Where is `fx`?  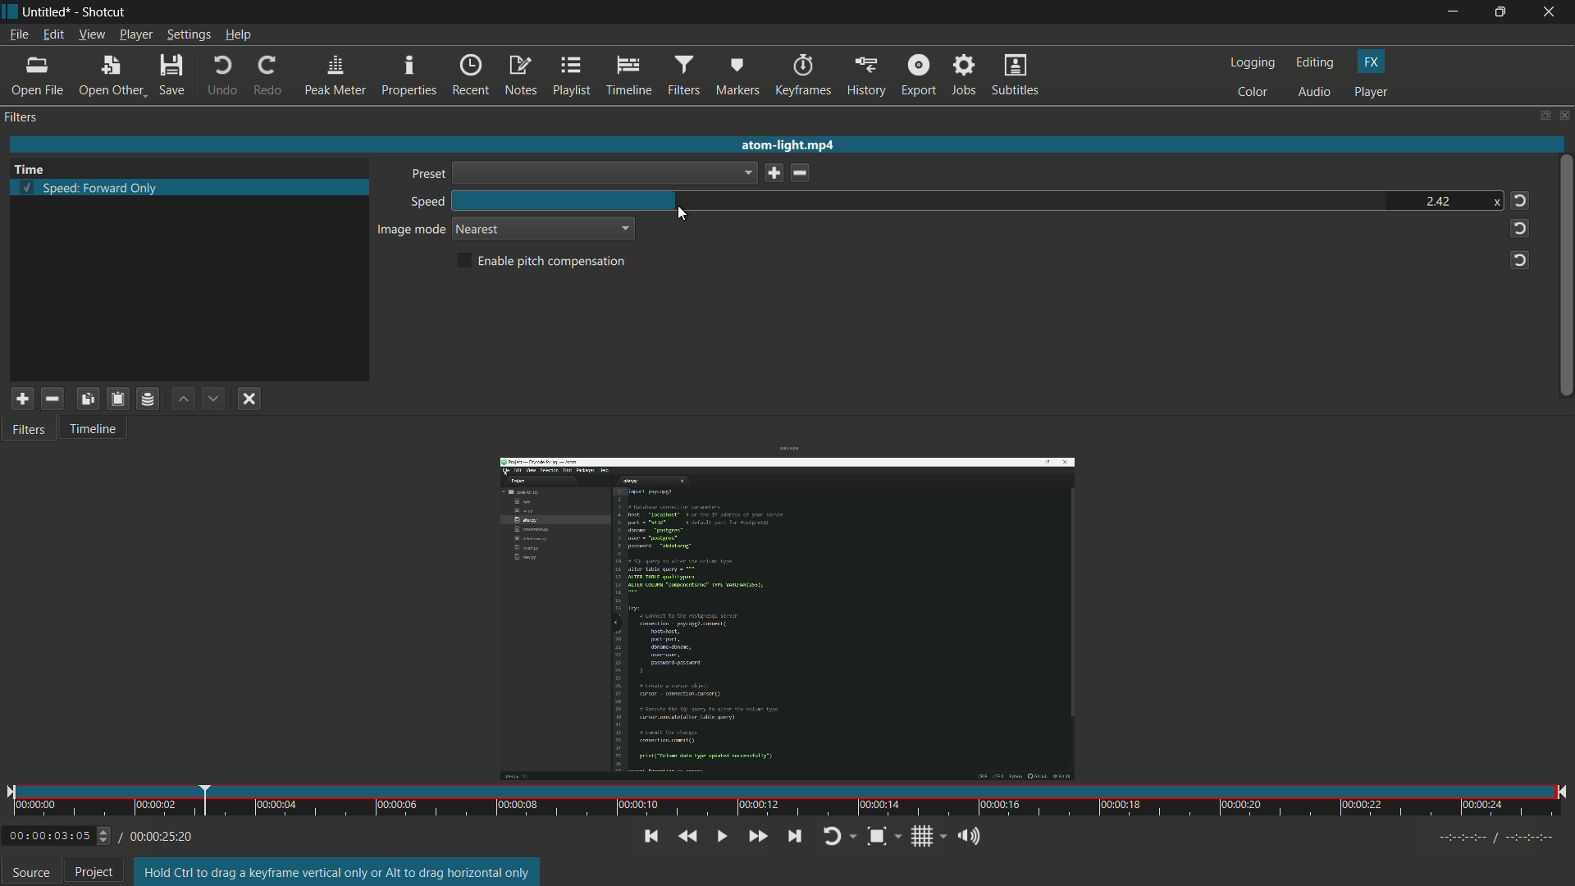
fx is located at coordinates (1374, 62).